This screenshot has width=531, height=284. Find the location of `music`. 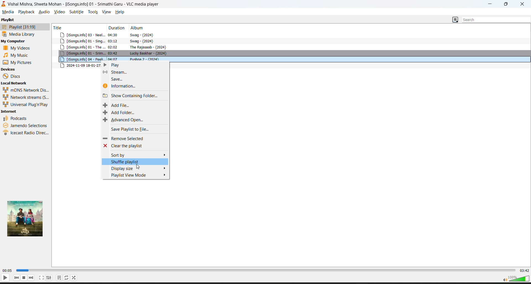

music is located at coordinates (17, 55).